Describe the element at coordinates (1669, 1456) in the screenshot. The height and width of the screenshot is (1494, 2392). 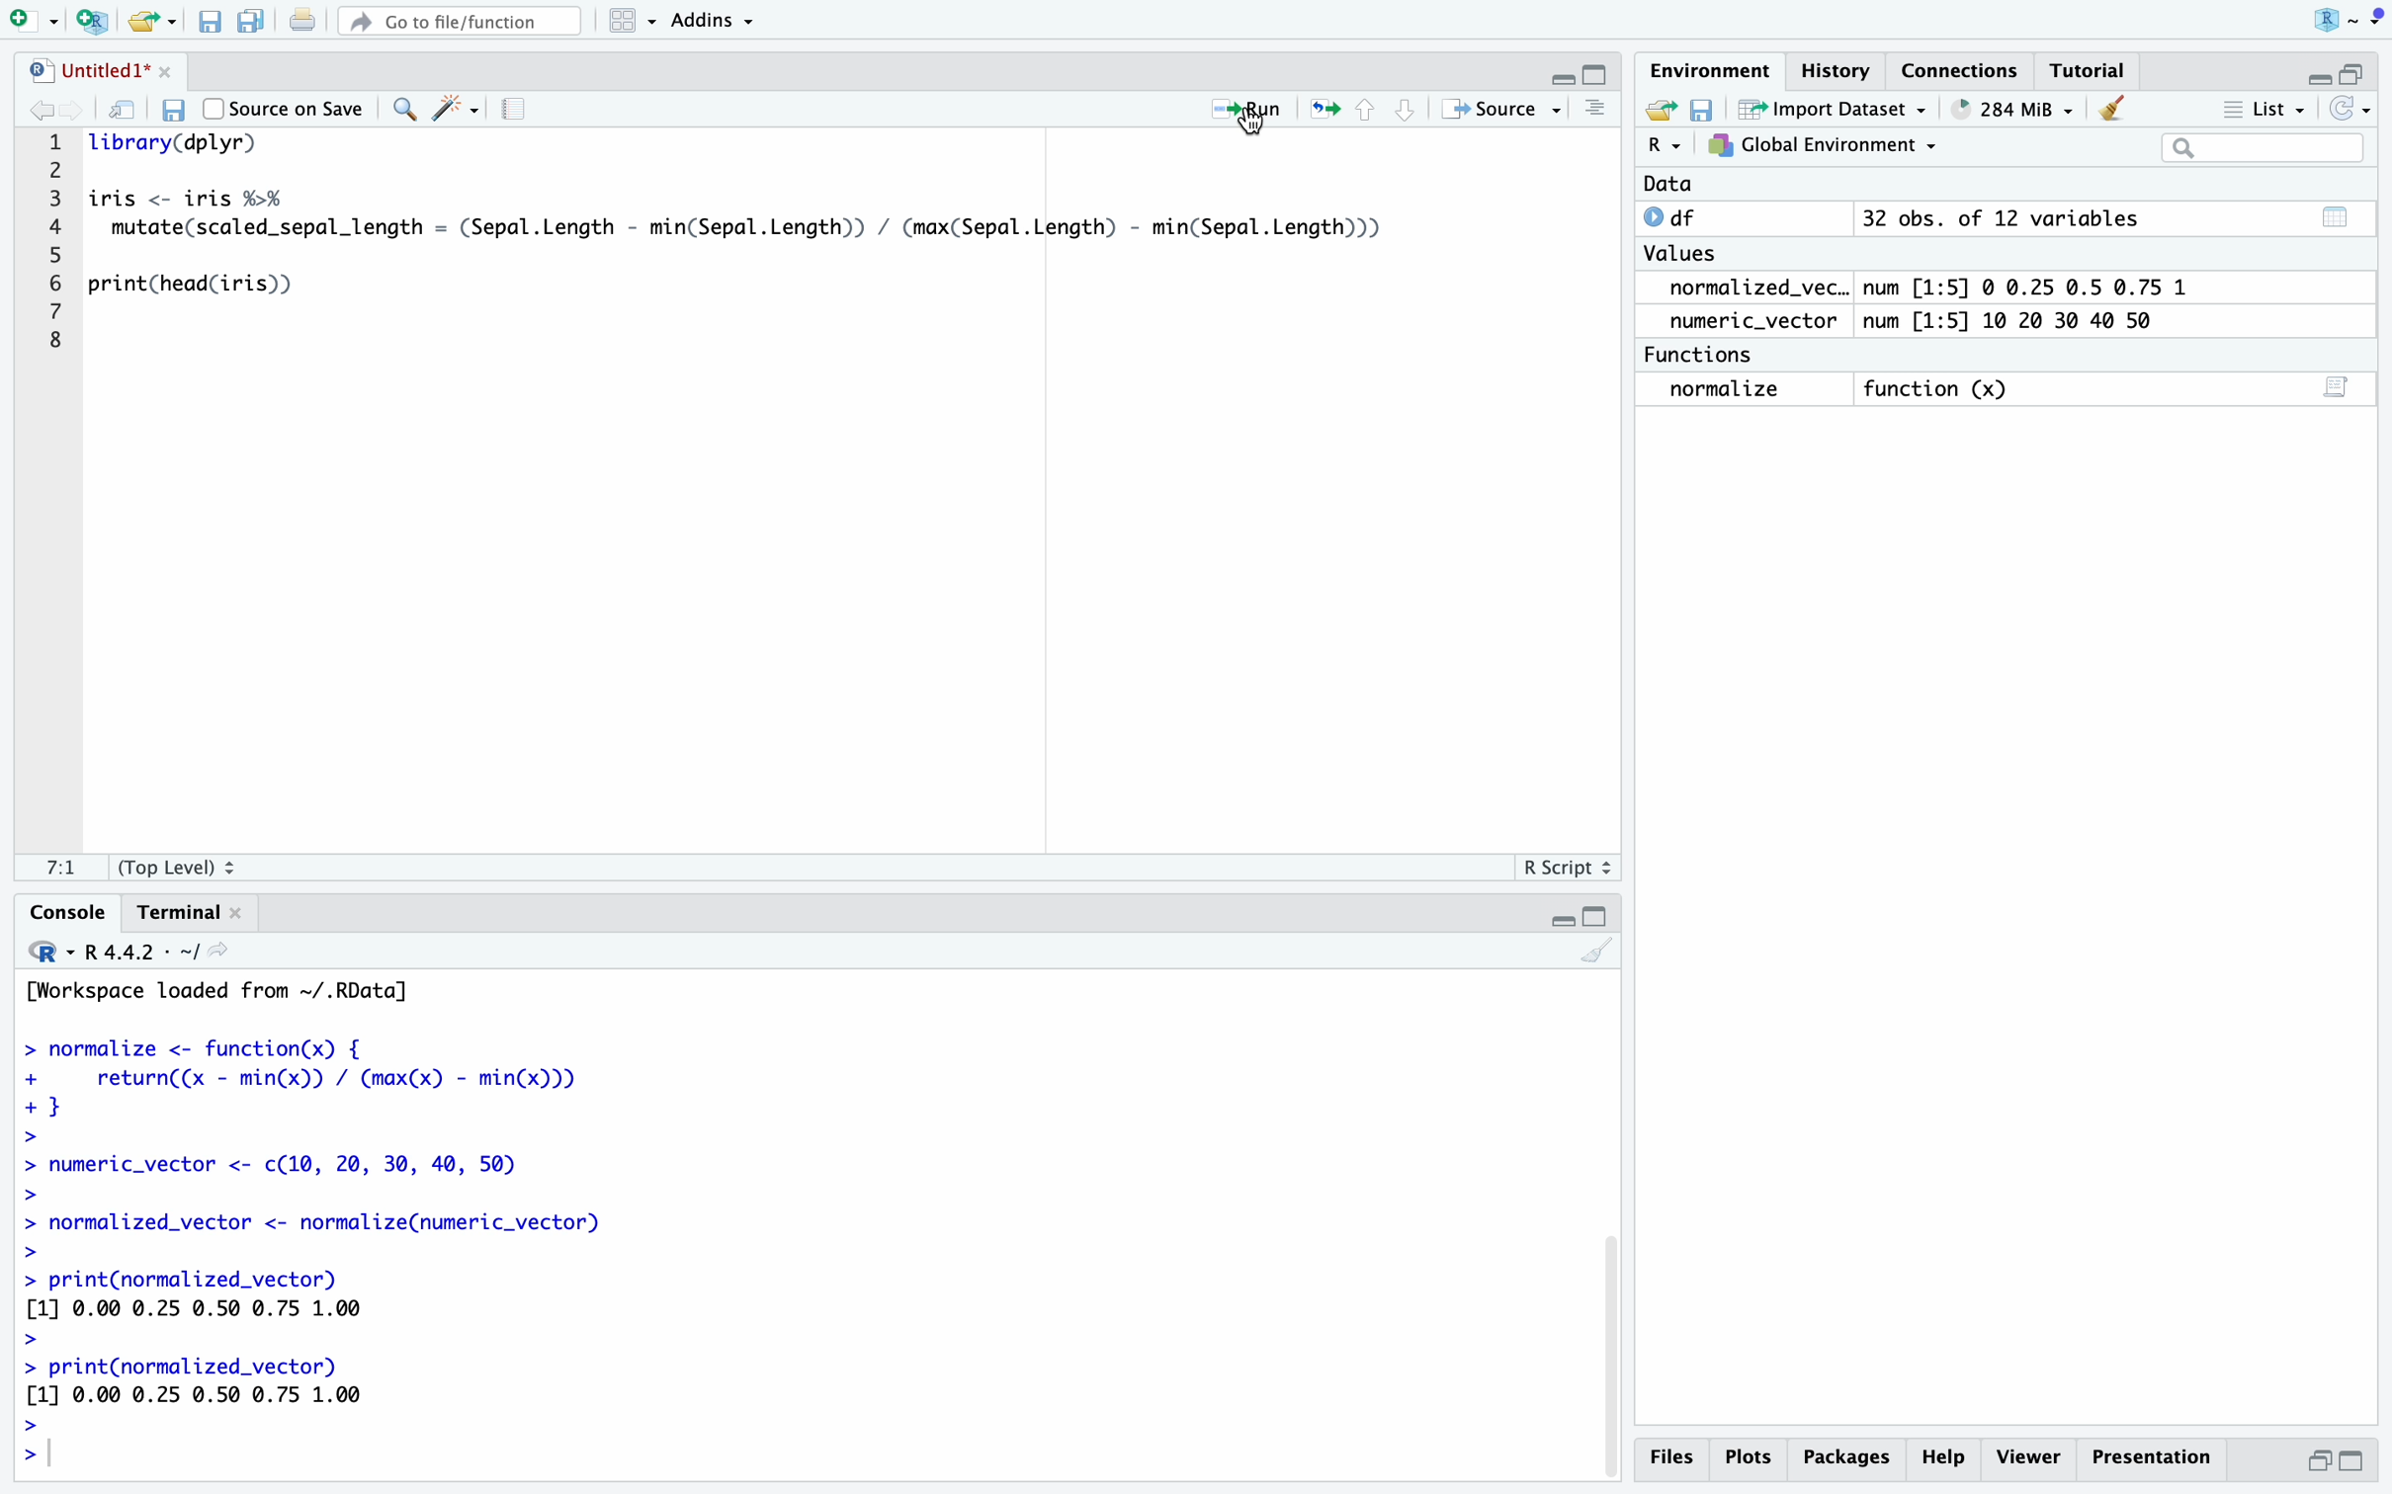
I see `Files` at that location.